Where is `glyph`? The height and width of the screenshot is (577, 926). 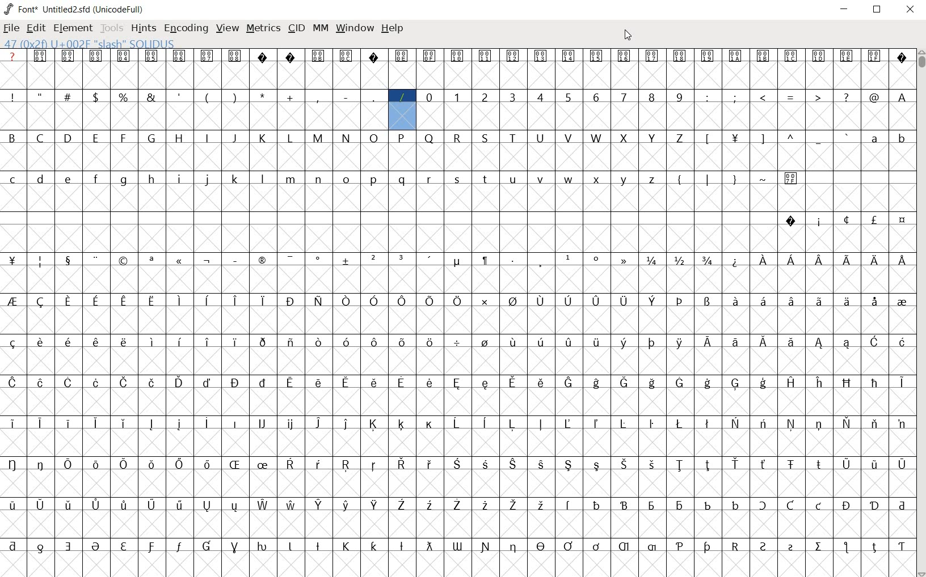
glyph is located at coordinates (291, 180).